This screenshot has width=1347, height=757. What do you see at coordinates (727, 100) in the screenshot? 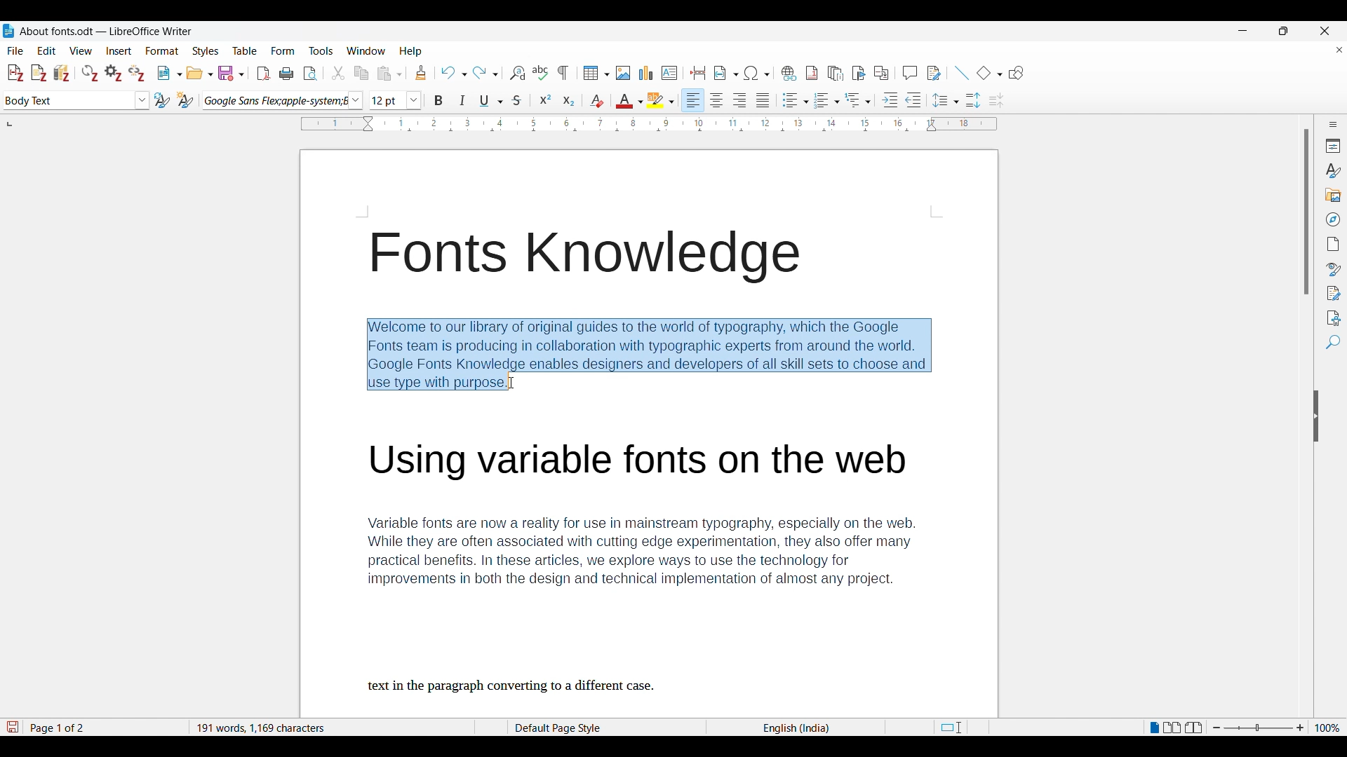
I see `Paragraph alignment options` at bounding box center [727, 100].